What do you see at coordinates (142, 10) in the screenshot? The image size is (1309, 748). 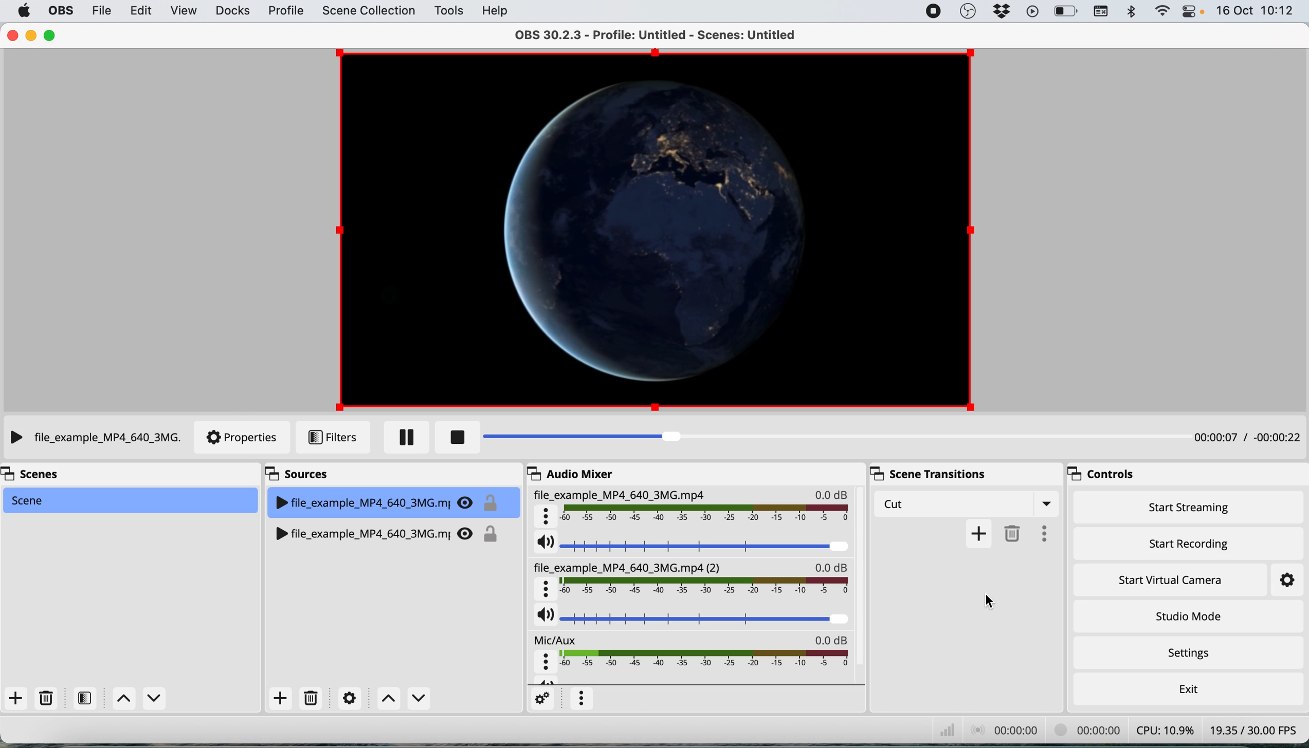 I see `edit` at bounding box center [142, 10].